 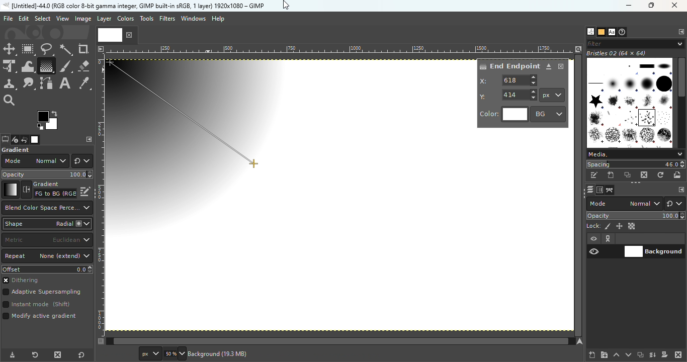 What do you see at coordinates (29, 50) in the screenshot?
I see `Rectangle select tool` at bounding box center [29, 50].